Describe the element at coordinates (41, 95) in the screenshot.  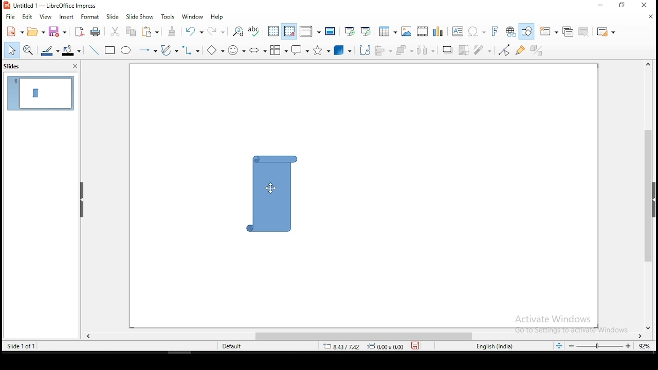
I see `slide 1` at that location.